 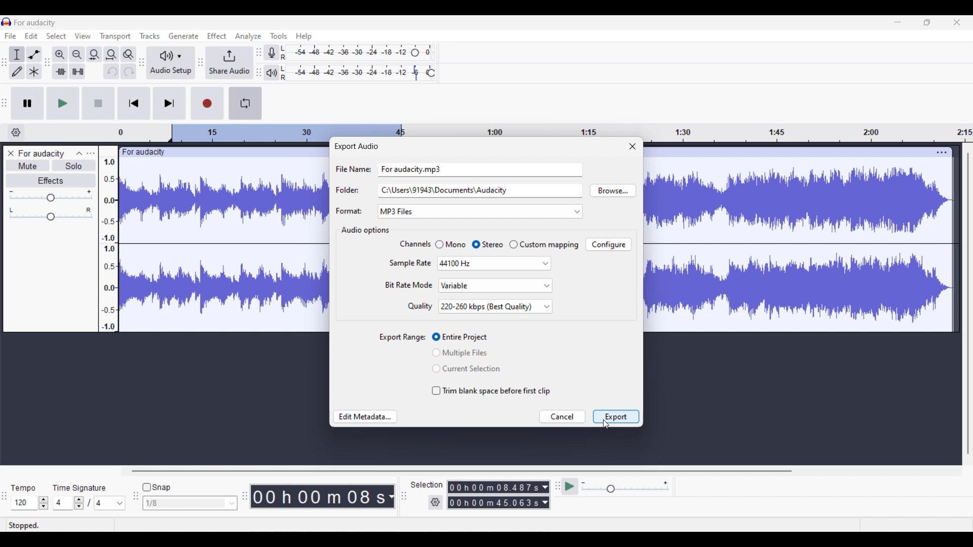 What do you see at coordinates (11, 153) in the screenshot?
I see `Close track` at bounding box center [11, 153].